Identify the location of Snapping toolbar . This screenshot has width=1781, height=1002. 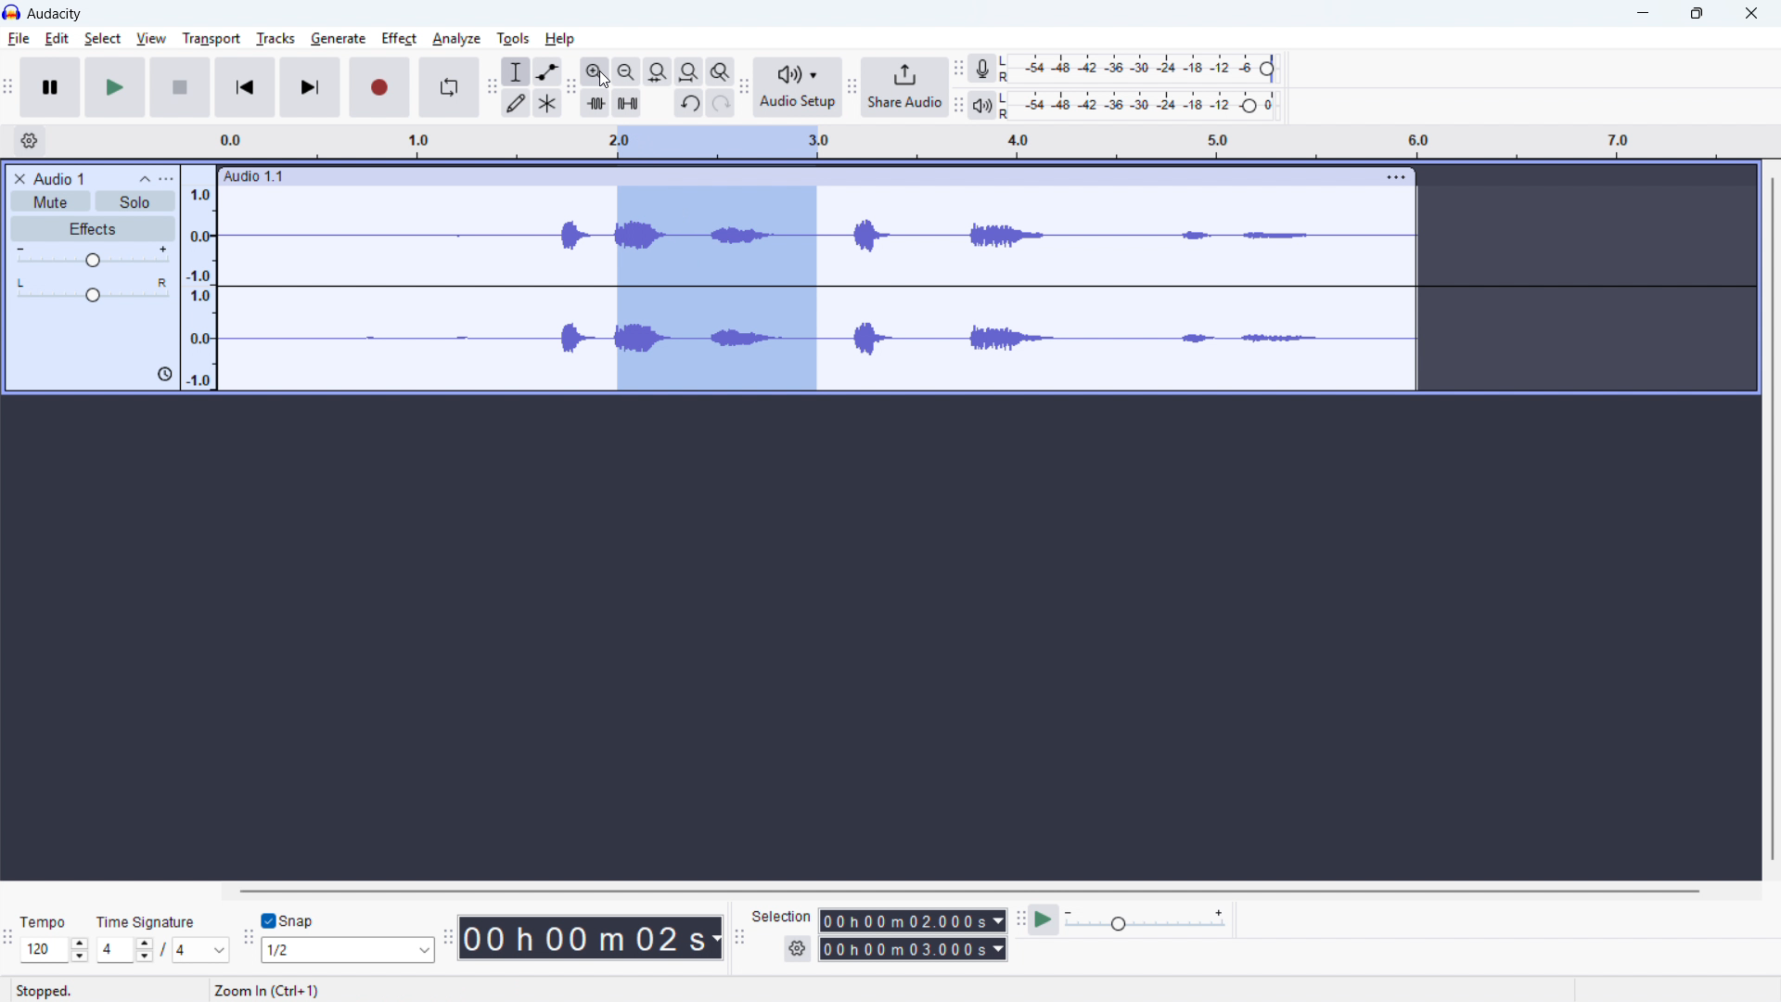
(249, 941).